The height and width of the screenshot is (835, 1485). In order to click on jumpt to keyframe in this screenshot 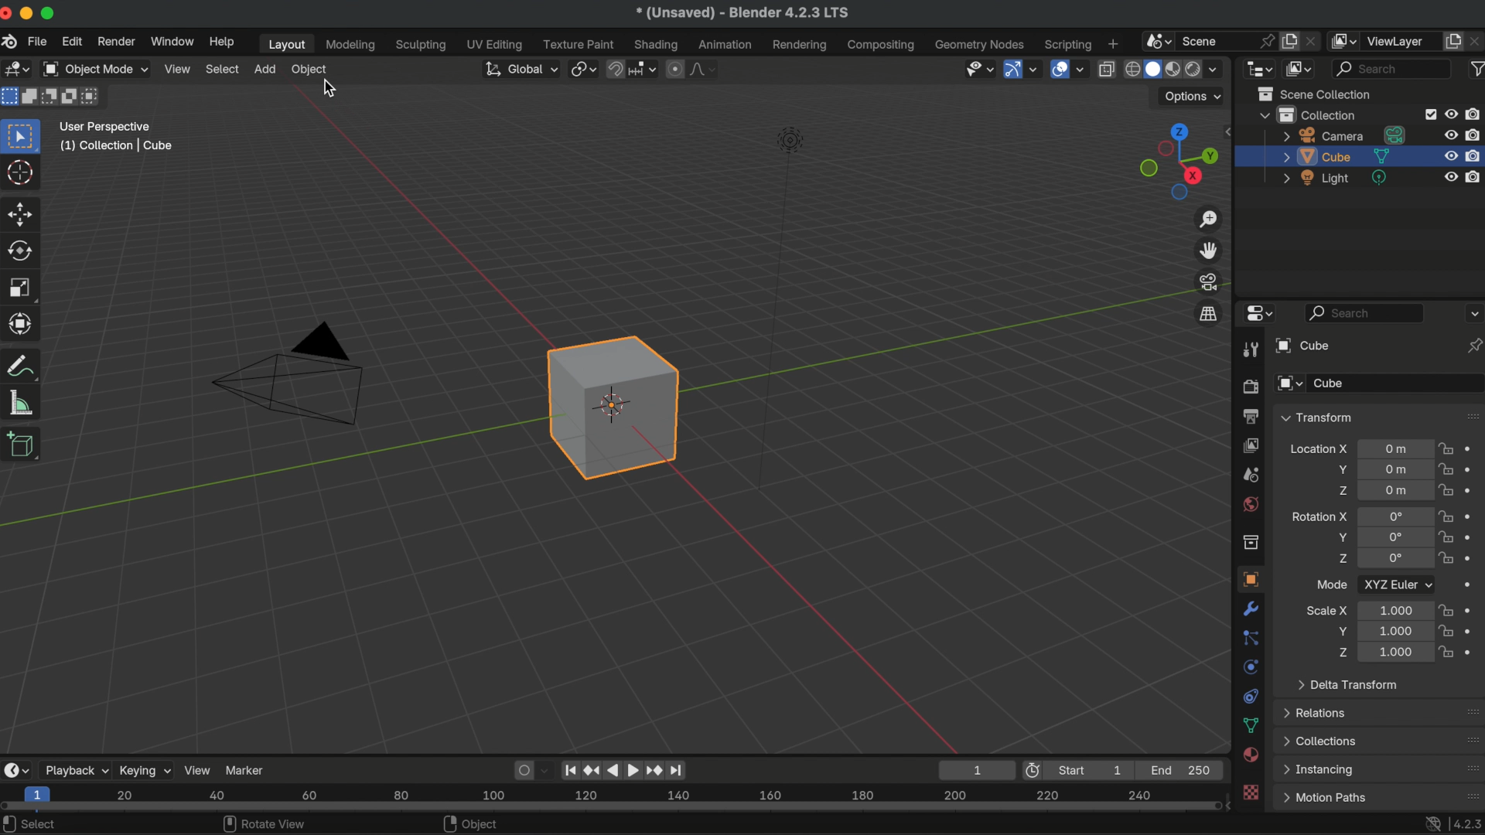, I will do `click(654, 769)`.